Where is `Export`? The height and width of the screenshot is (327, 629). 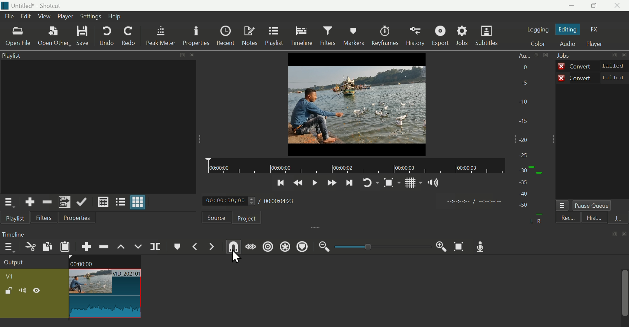 Export is located at coordinates (441, 36).